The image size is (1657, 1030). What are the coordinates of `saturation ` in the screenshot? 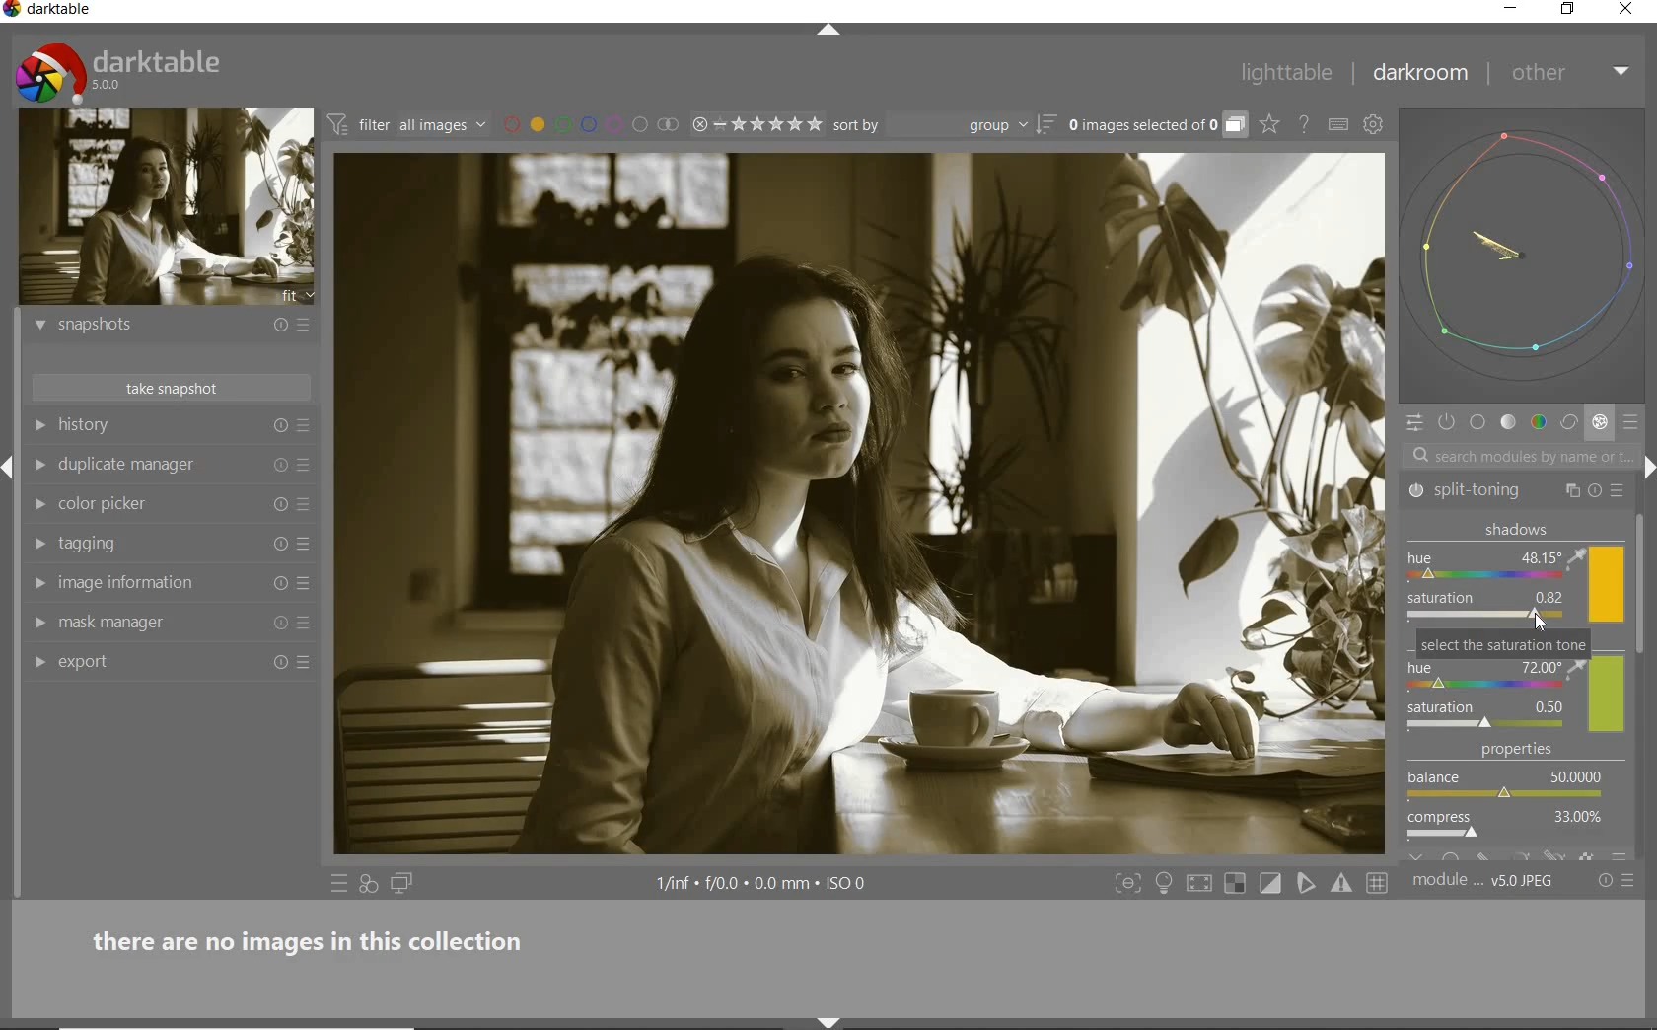 It's located at (1487, 609).